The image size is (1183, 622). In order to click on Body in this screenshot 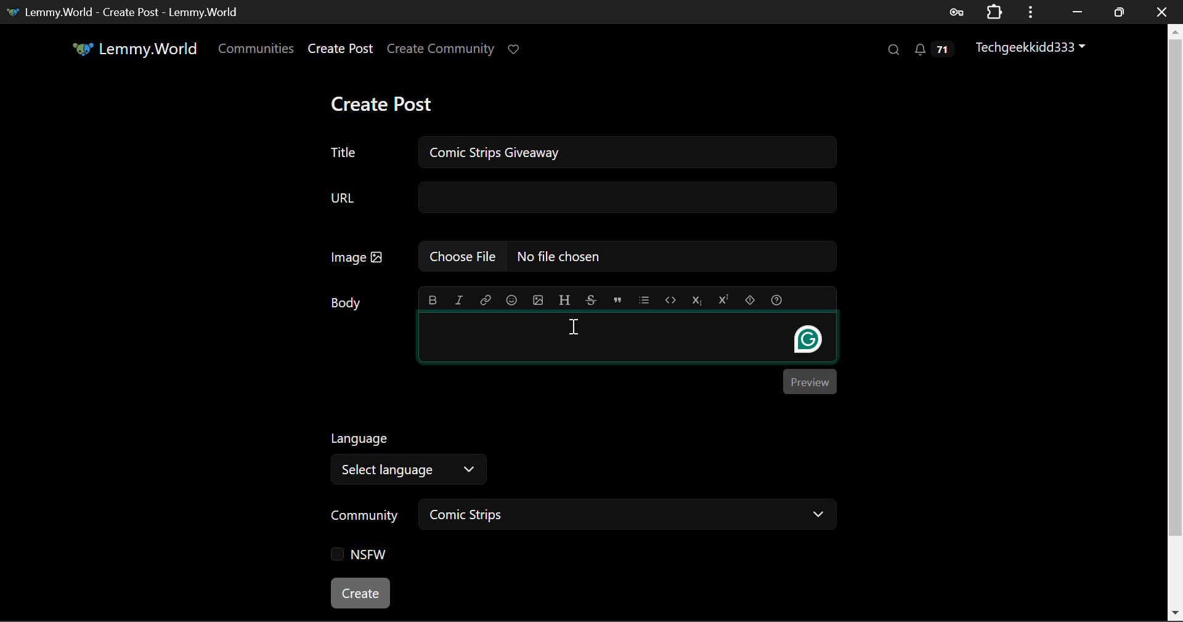, I will do `click(346, 301)`.